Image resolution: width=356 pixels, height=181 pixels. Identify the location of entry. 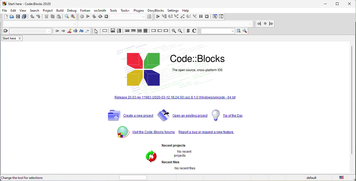
(126, 31).